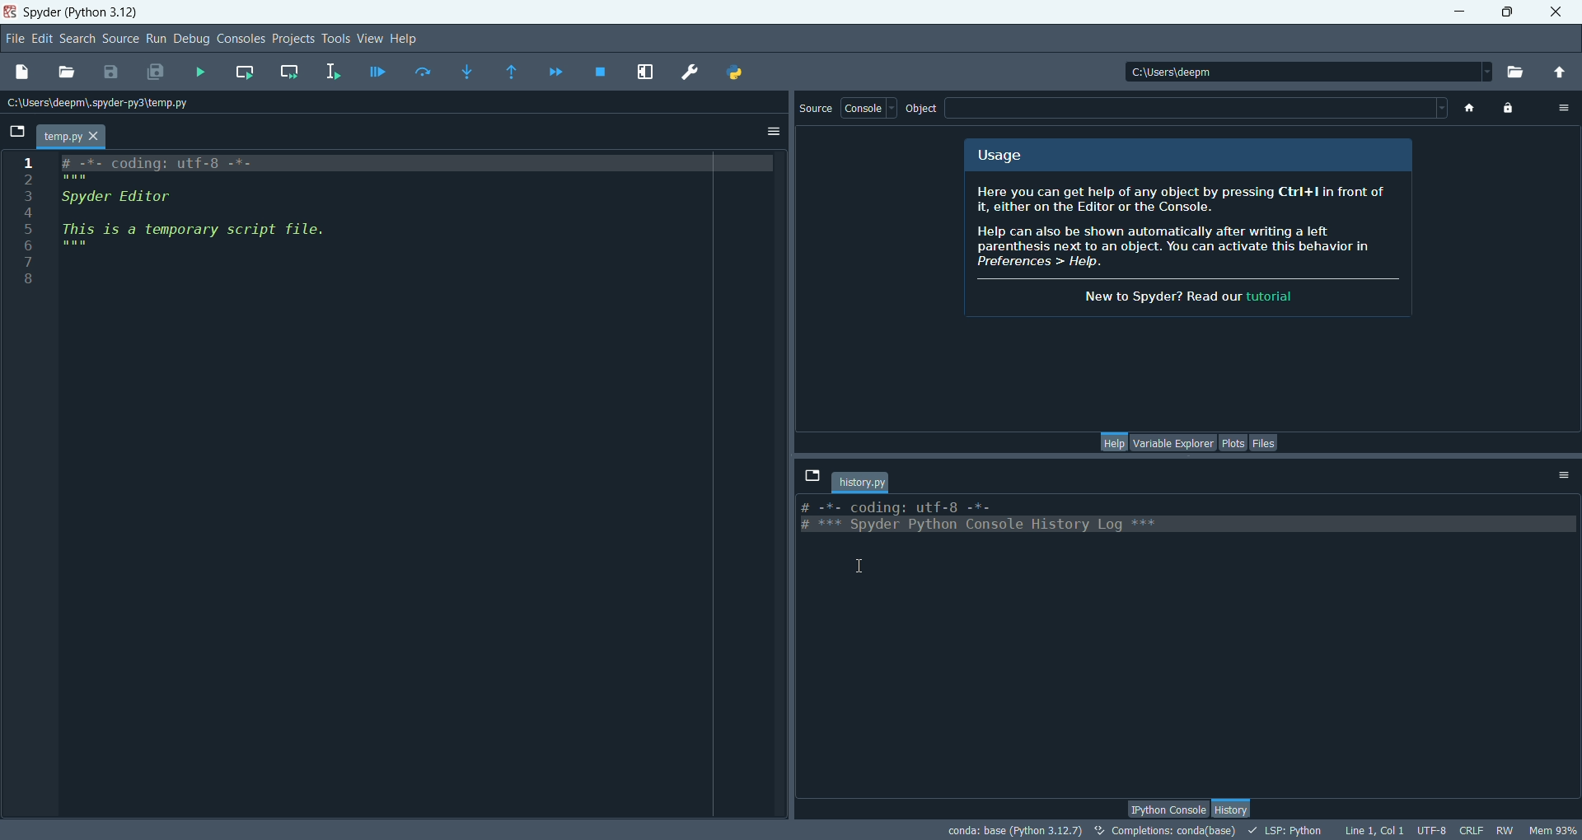  Describe the element at coordinates (815, 108) in the screenshot. I see `source` at that location.